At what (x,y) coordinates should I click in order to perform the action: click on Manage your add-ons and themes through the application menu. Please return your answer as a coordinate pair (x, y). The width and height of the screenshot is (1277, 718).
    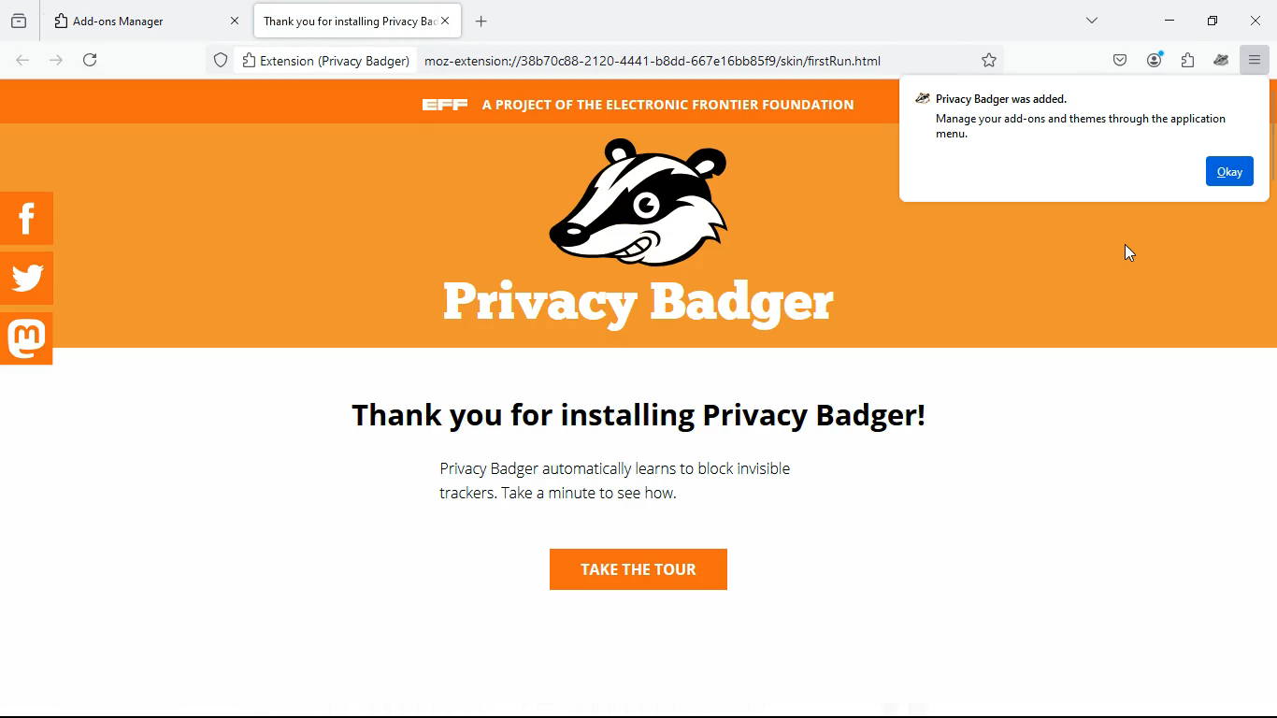
    Looking at the image, I should click on (1078, 129).